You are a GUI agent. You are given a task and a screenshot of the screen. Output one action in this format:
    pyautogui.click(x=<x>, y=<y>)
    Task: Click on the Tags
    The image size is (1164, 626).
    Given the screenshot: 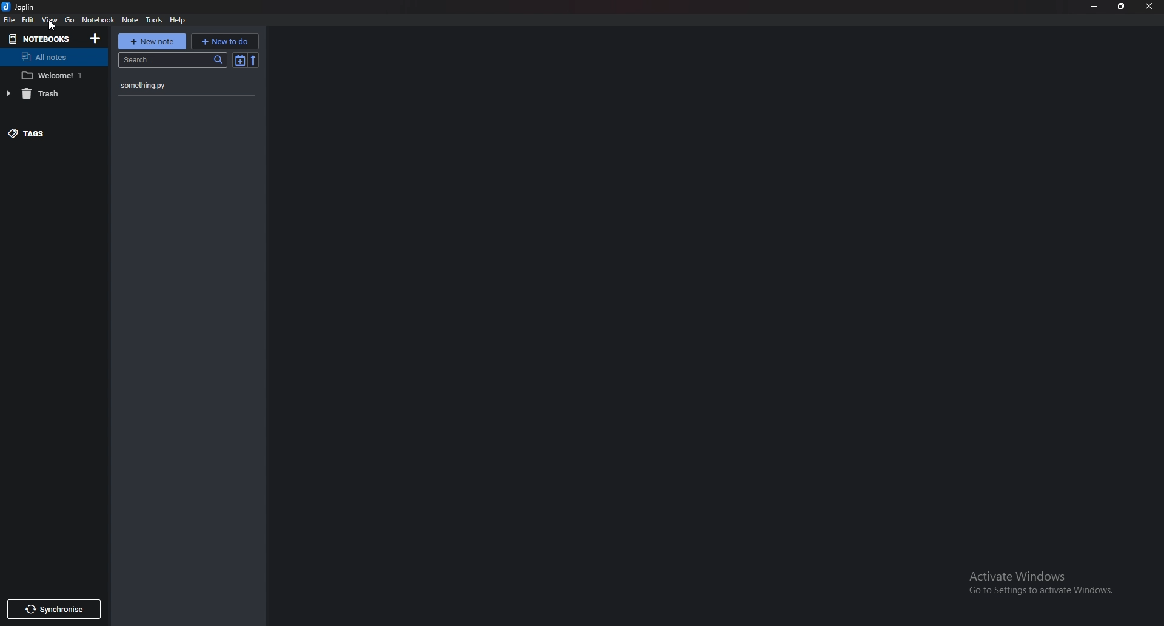 What is the action you would take?
    pyautogui.click(x=41, y=134)
    